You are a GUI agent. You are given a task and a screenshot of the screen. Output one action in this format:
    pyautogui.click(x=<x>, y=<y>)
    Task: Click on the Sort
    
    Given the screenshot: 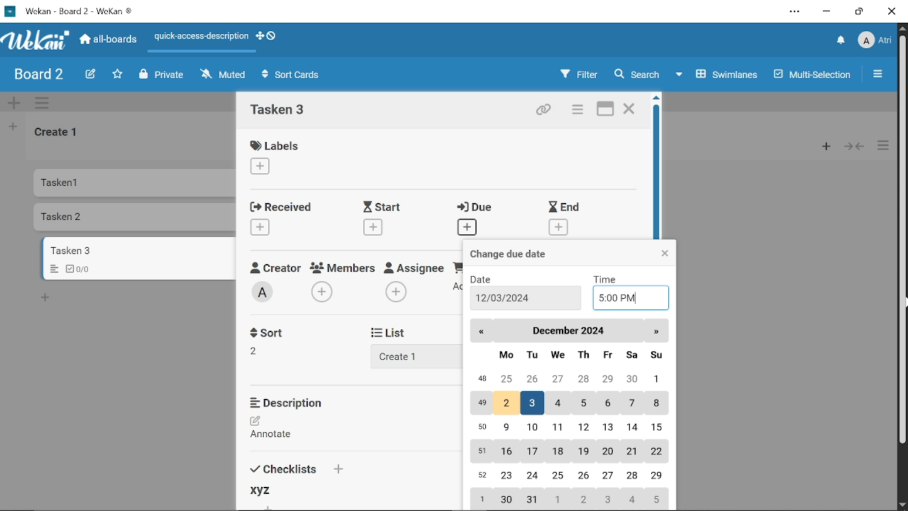 What is the action you would take?
    pyautogui.click(x=262, y=350)
    